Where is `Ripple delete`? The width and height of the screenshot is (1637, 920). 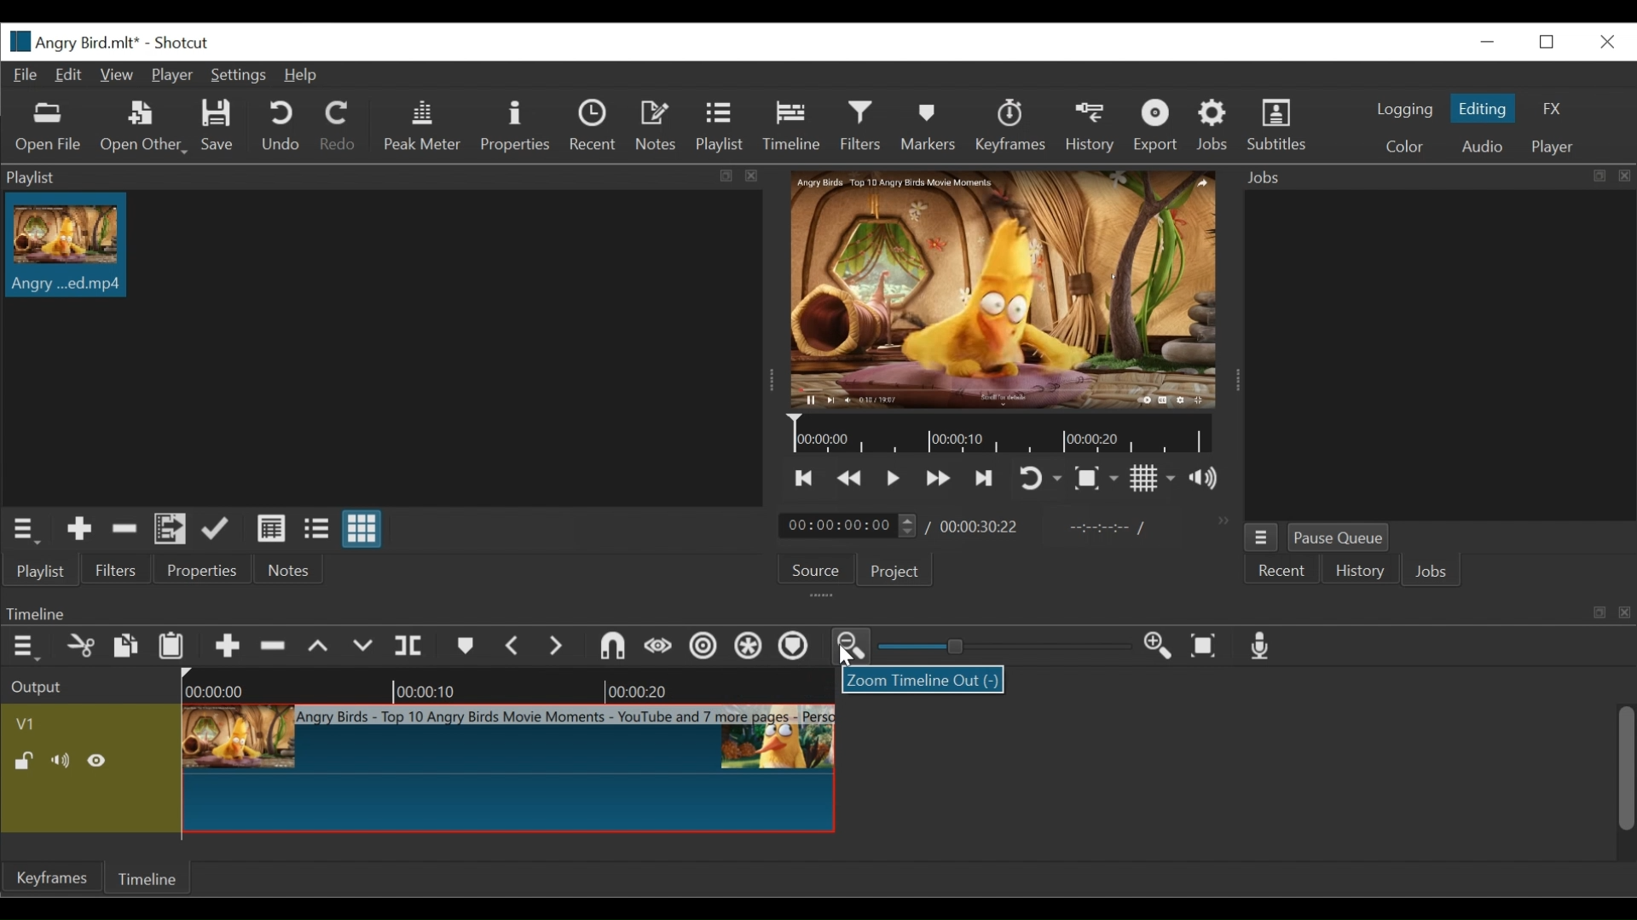
Ripple delete is located at coordinates (274, 646).